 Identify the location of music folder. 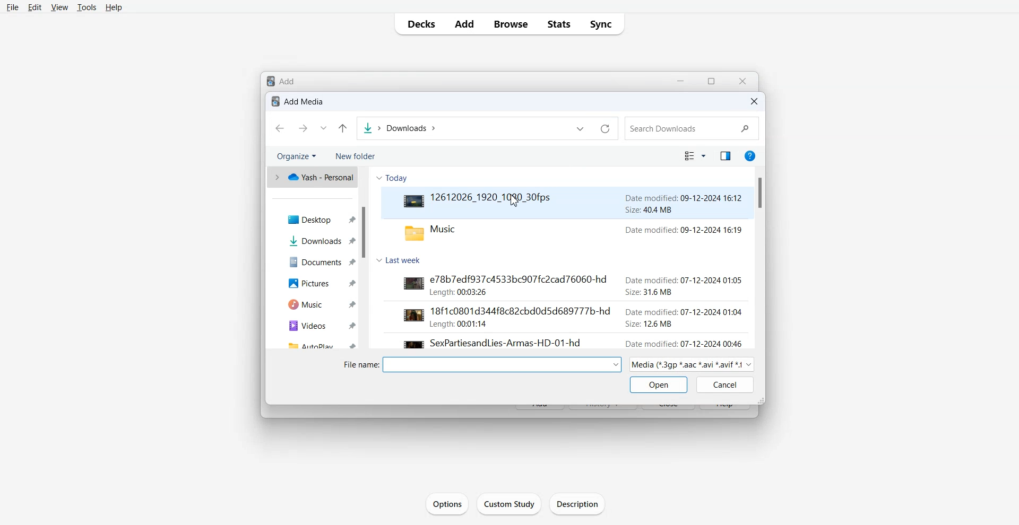
(566, 233).